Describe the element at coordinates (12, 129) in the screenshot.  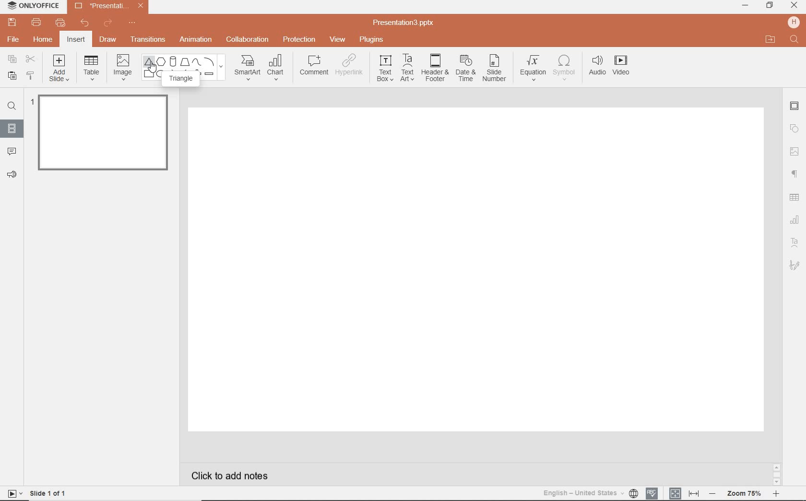
I see `SLIDES` at that location.